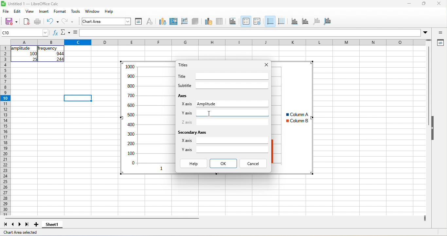 This screenshot has height=236, width=447. What do you see at coordinates (76, 11) in the screenshot?
I see `tools` at bounding box center [76, 11].